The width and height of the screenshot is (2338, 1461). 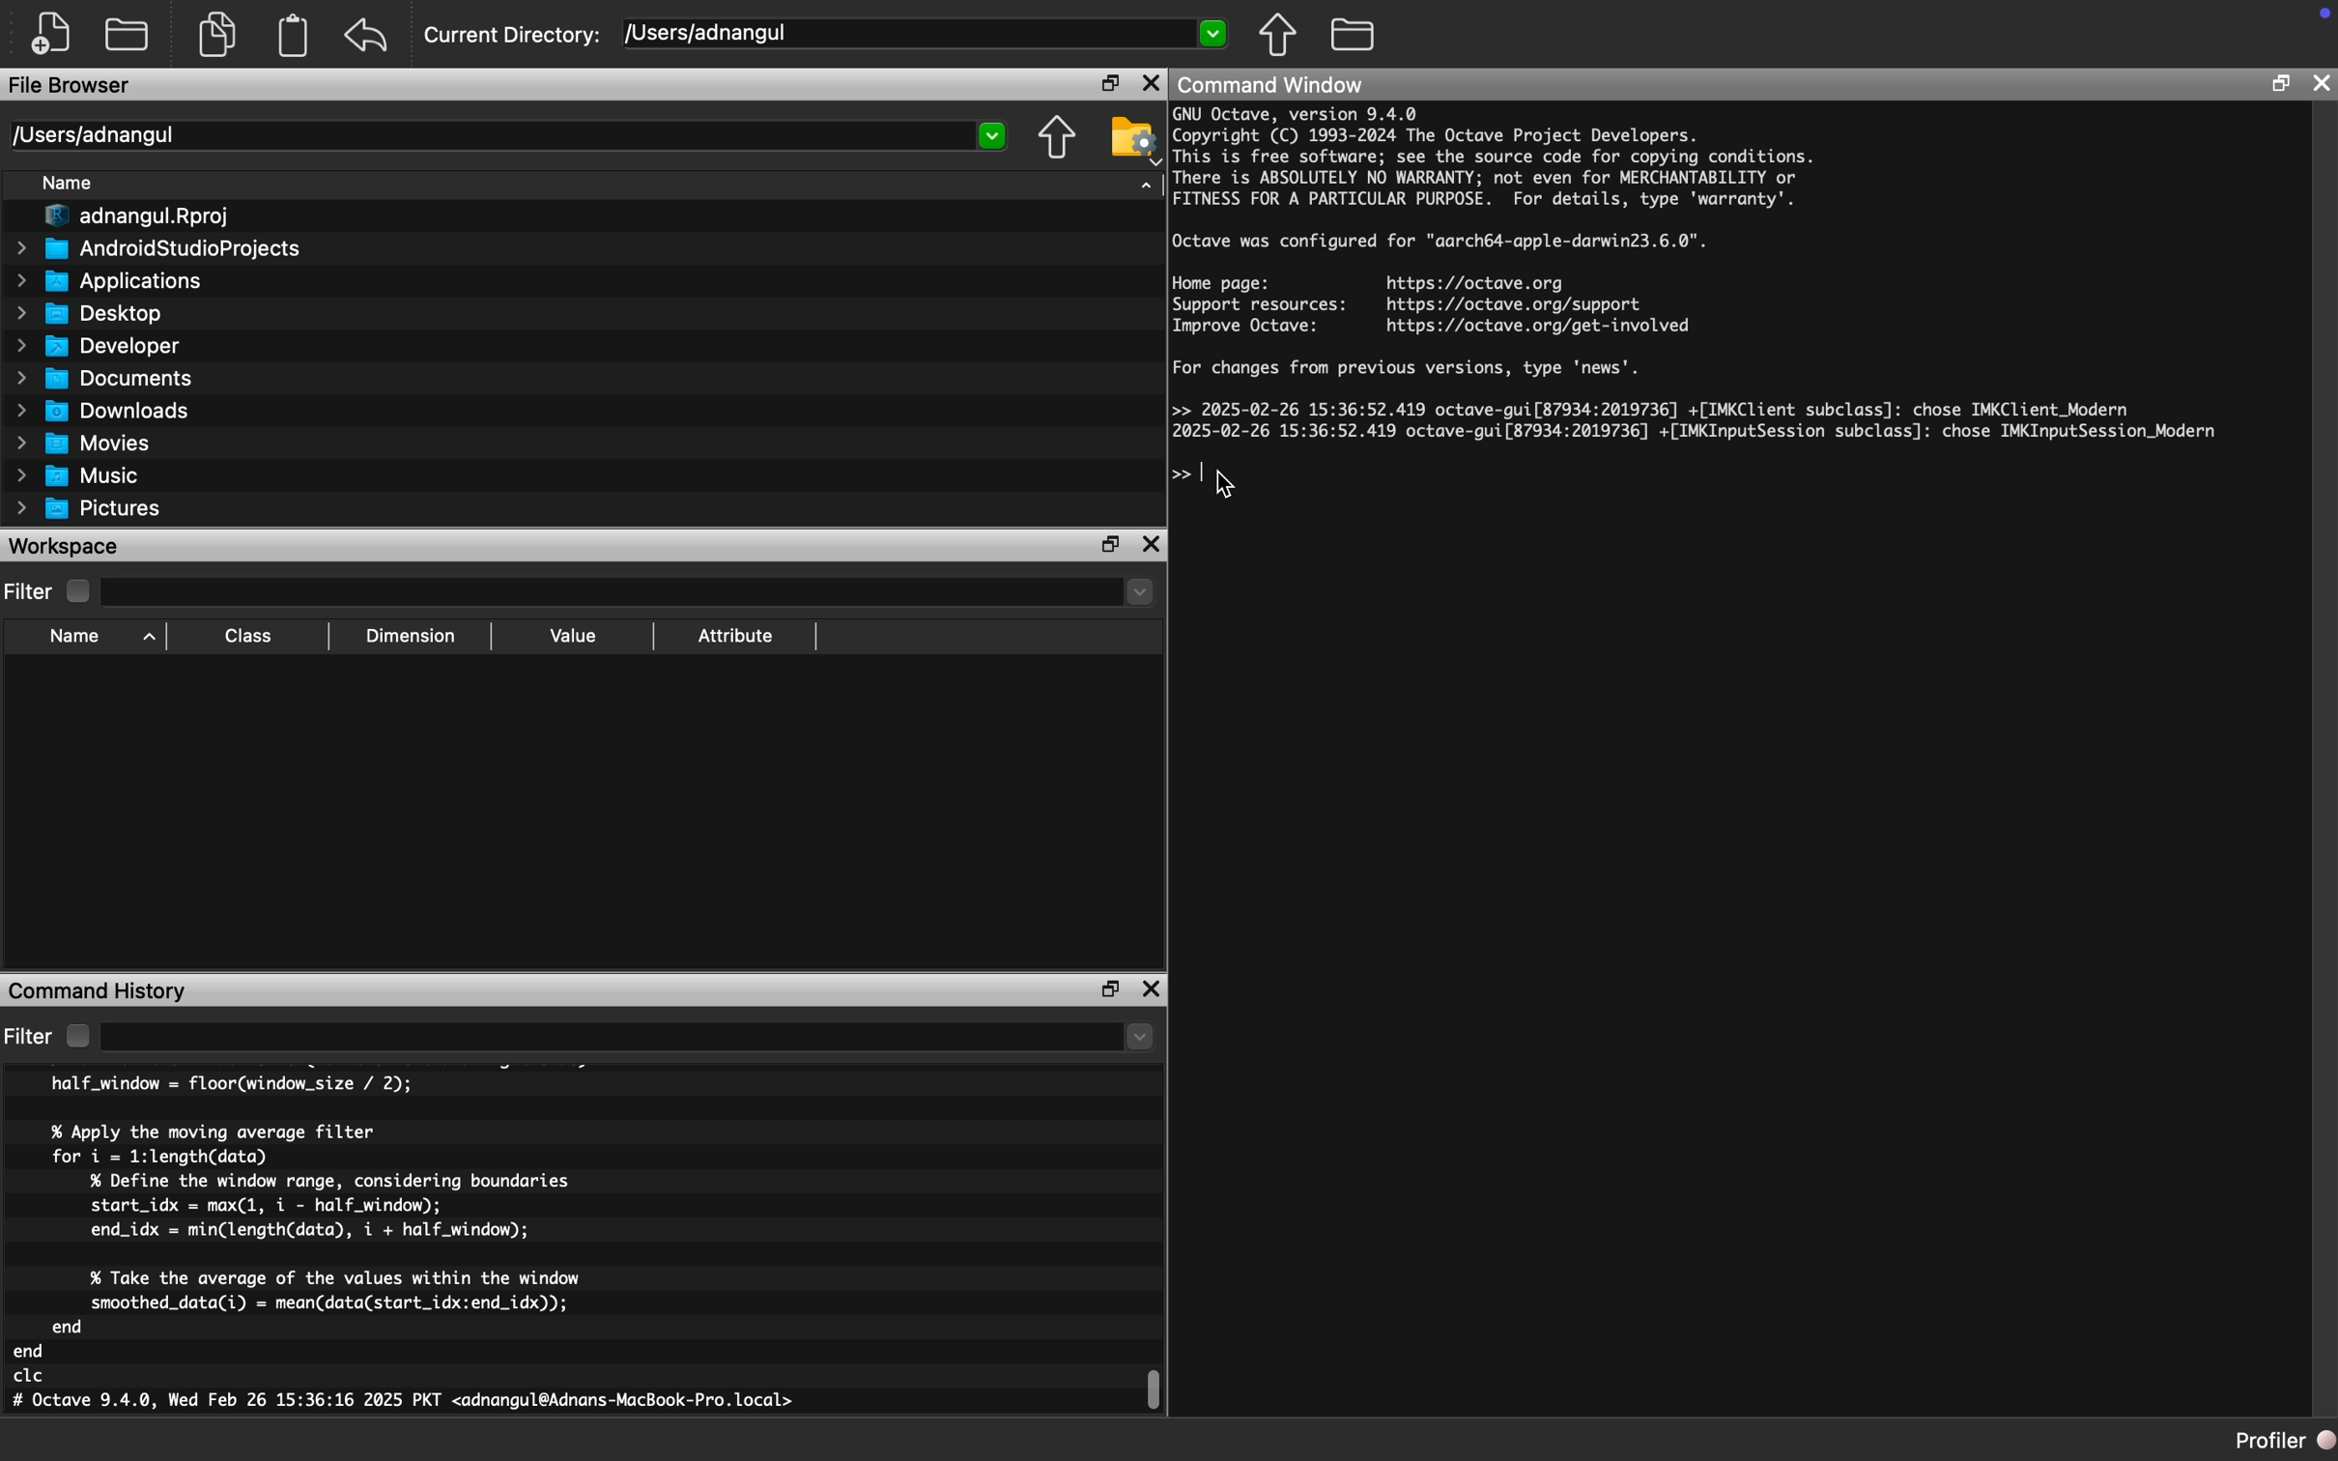 I want to click on Restore Down, so click(x=2279, y=83).